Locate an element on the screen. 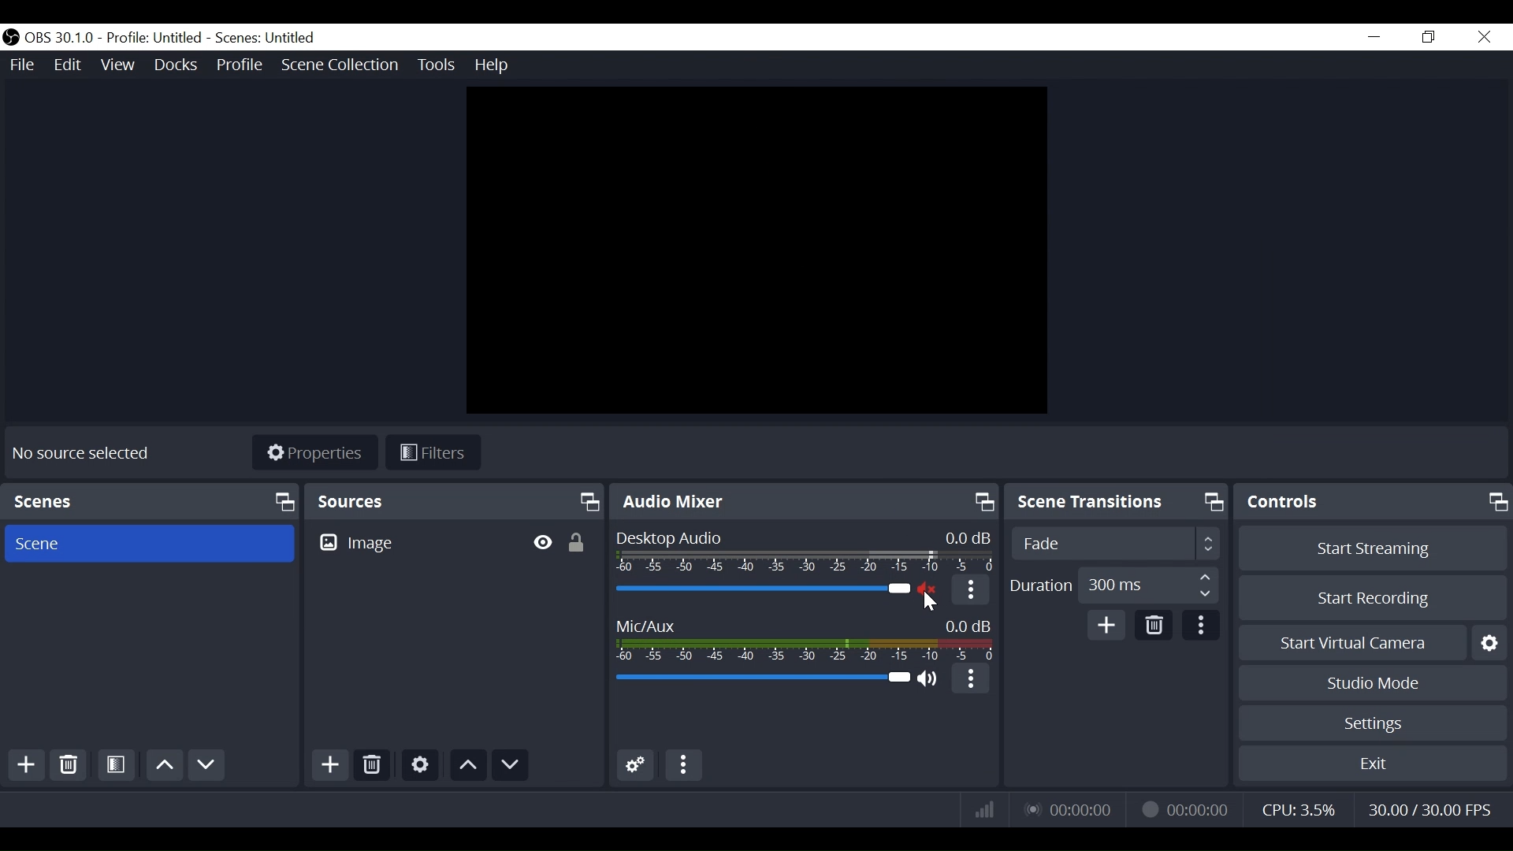  Add Source is located at coordinates (329, 764).